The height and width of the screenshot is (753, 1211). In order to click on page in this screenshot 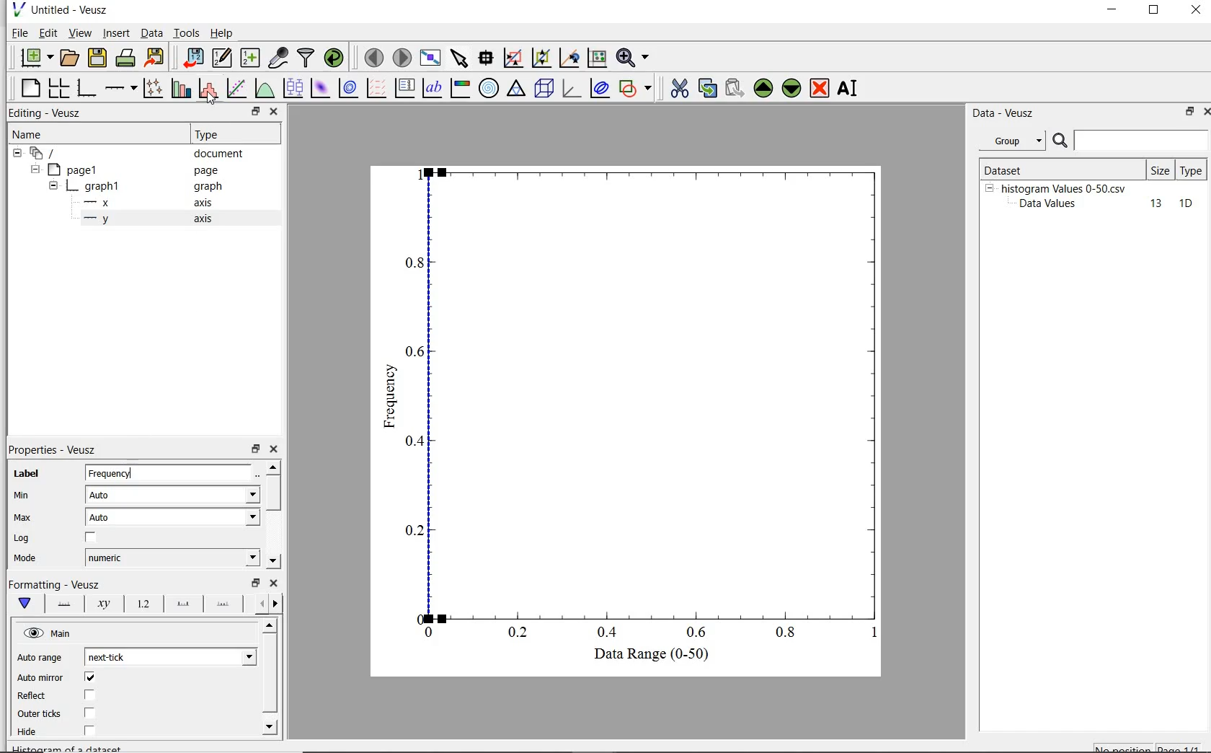, I will do `click(213, 171)`.